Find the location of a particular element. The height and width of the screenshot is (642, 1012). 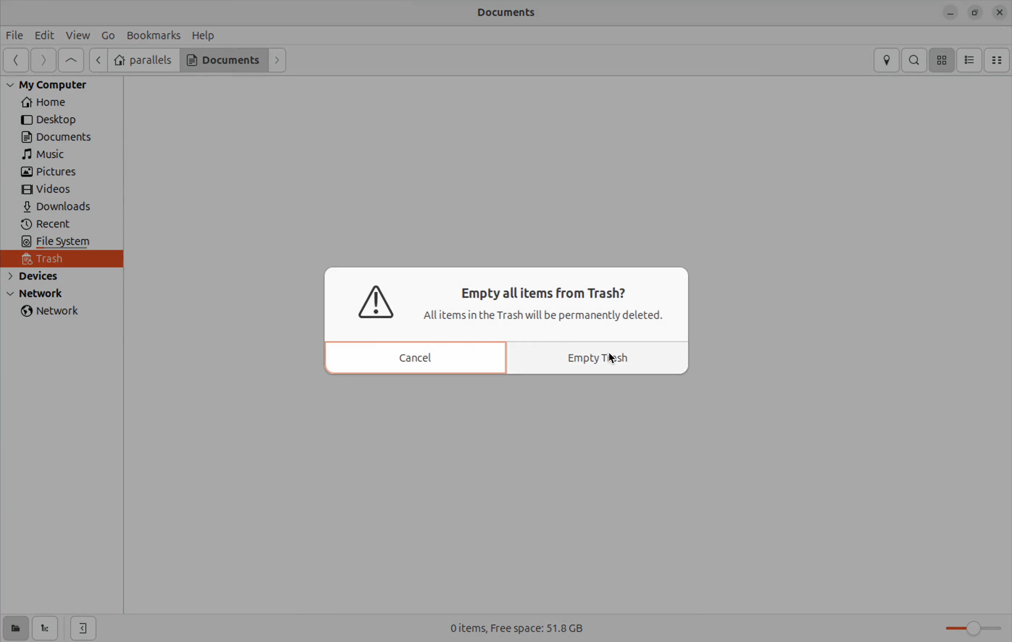

next is located at coordinates (97, 59).